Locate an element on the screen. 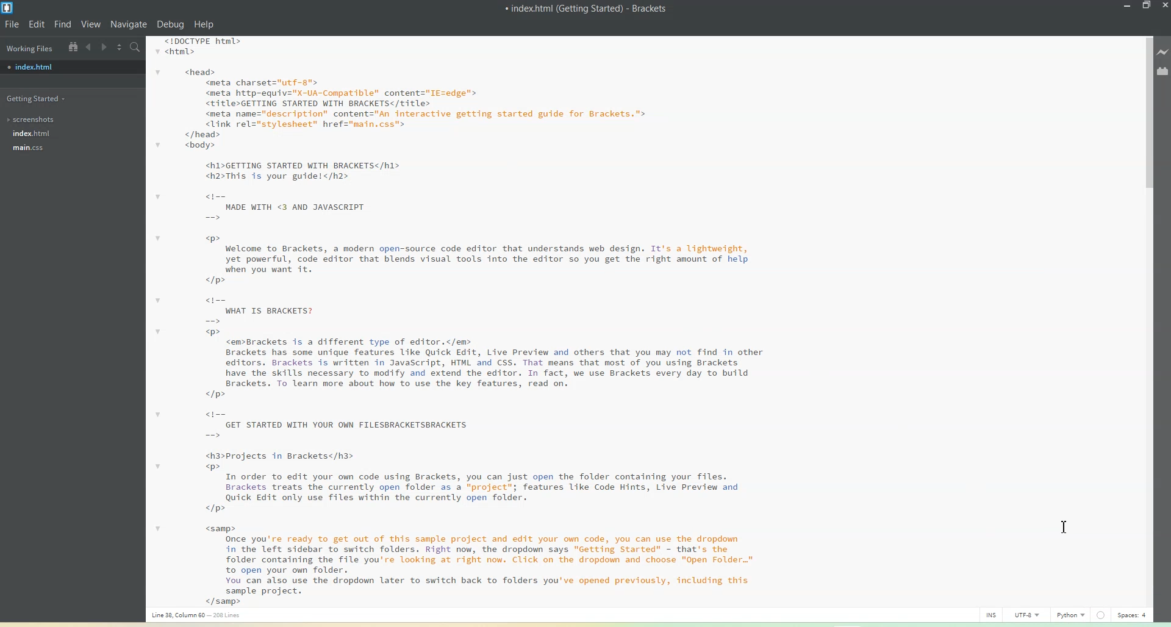 Image resolution: width=1171 pixels, height=627 pixels. Split the editor vertically or Horizontally is located at coordinates (120, 46).